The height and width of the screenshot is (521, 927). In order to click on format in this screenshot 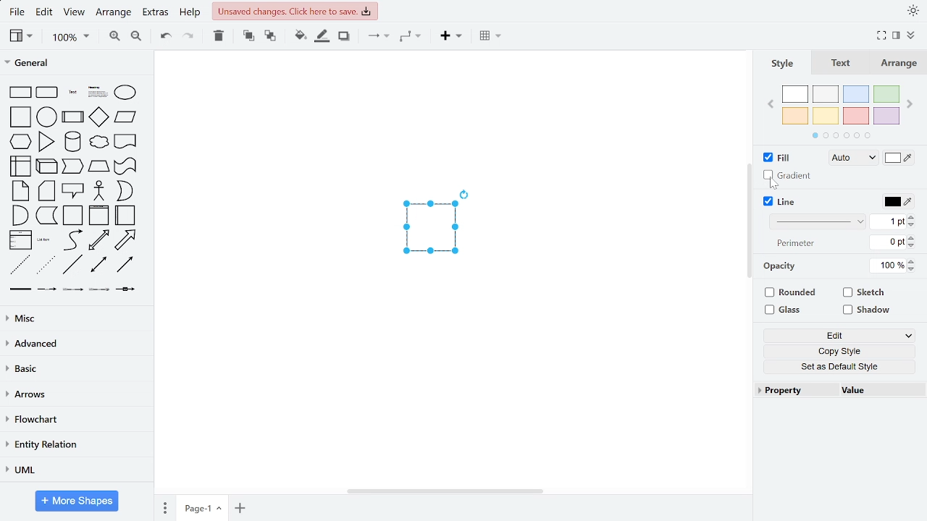, I will do `click(897, 35)`.